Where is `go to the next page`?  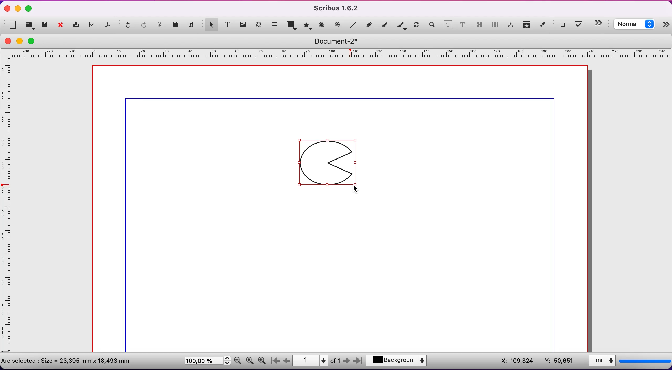
go to the next page is located at coordinates (347, 362).